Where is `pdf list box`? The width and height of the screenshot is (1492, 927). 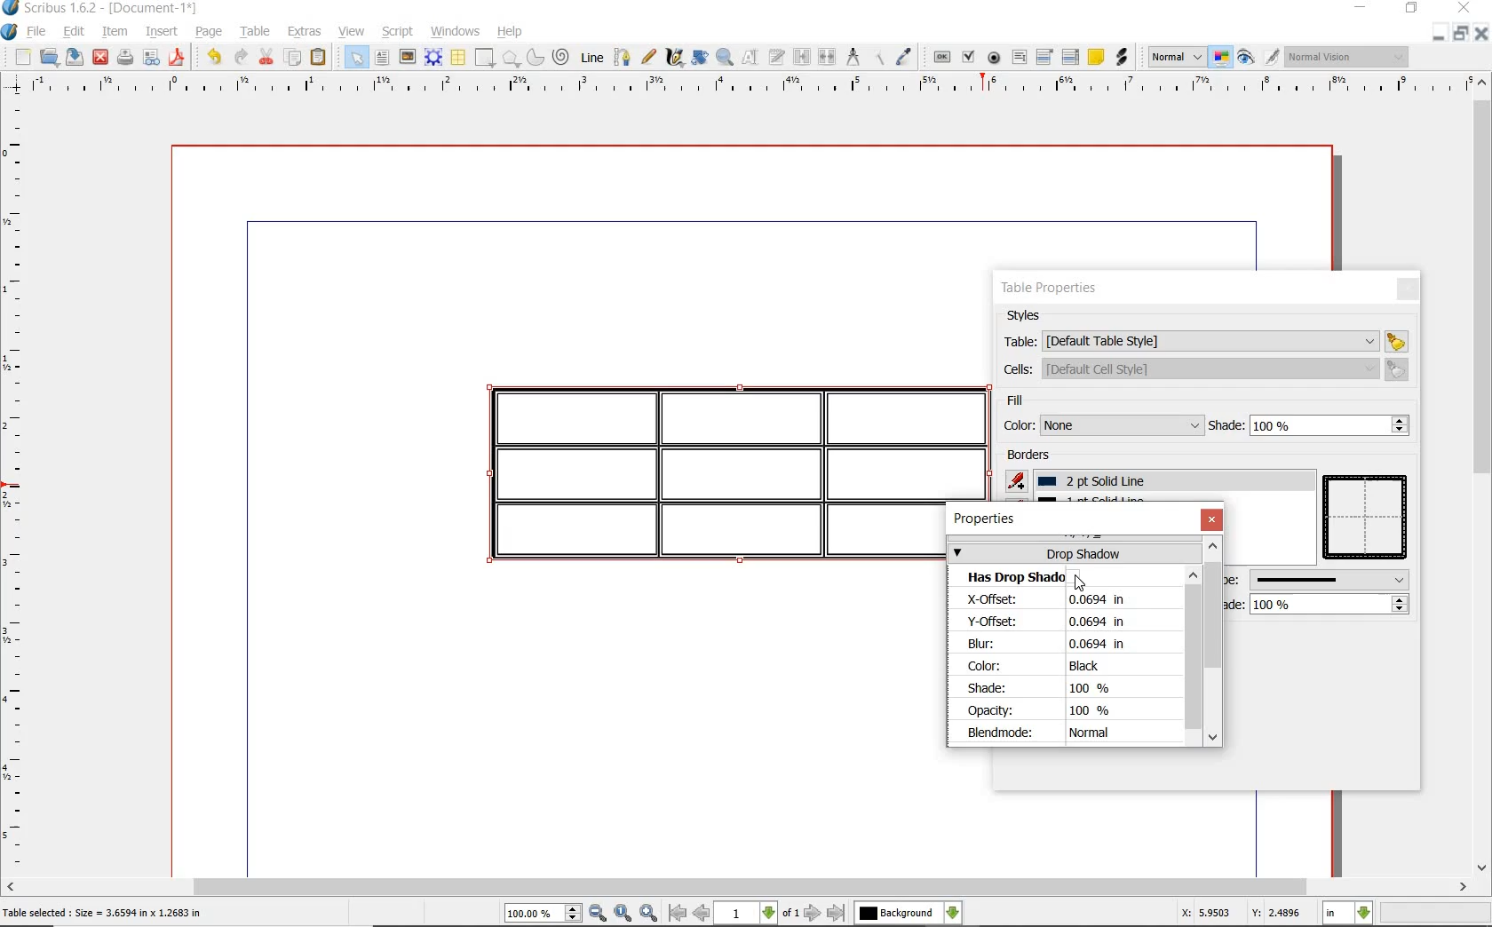 pdf list box is located at coordinates (1071, 57).